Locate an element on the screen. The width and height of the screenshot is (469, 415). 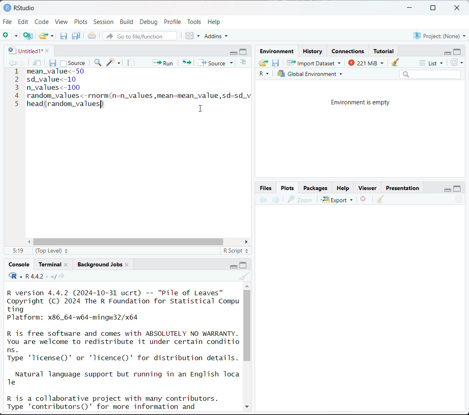
Help is located at coordinates (215, 22).